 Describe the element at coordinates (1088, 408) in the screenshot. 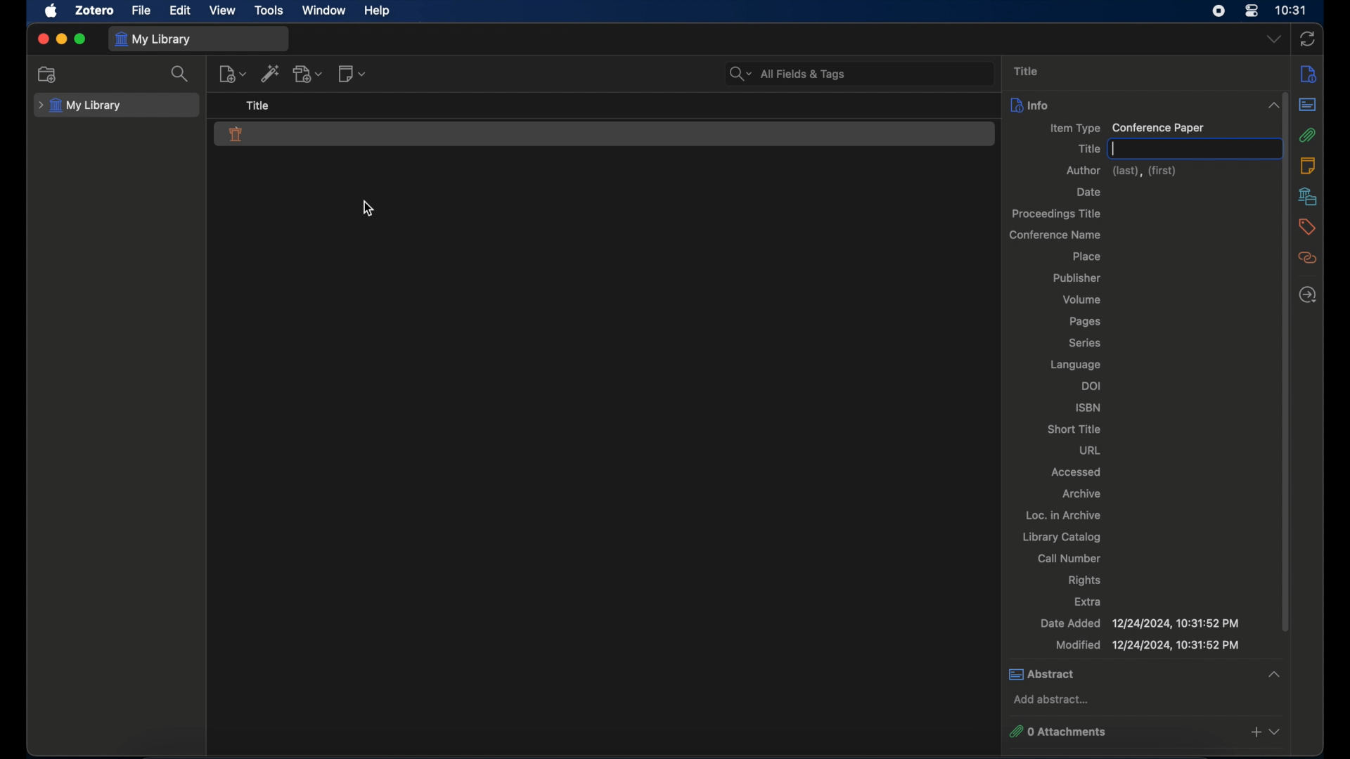

I see `isbn` at that location.